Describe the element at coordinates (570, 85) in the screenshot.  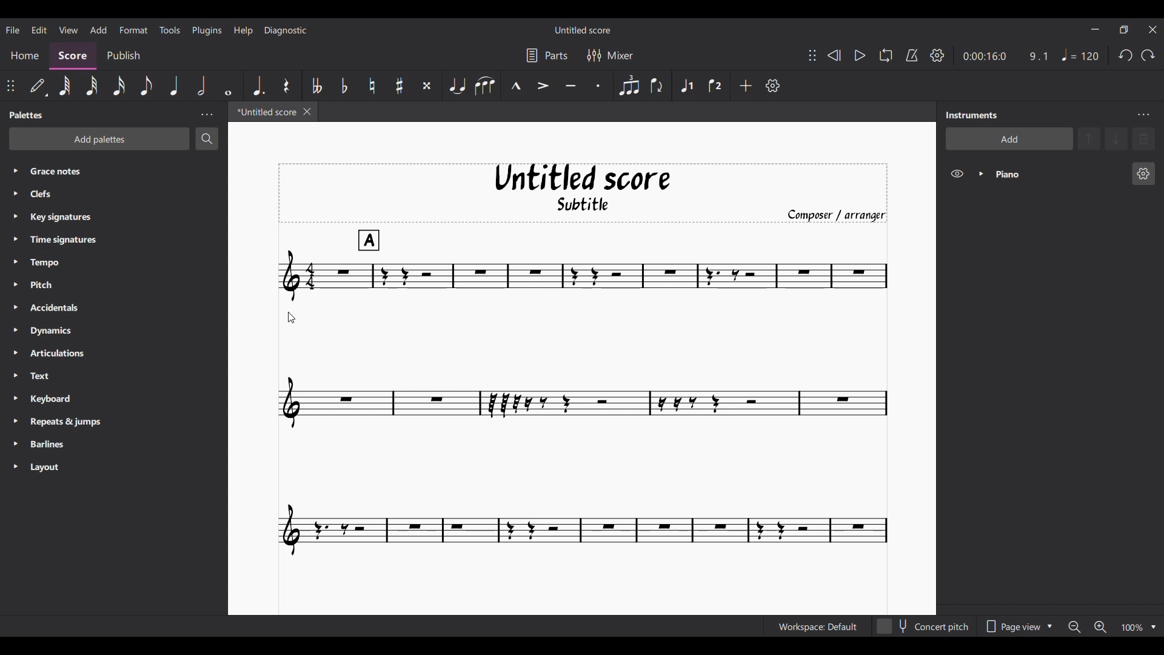
I see `Tenuto` at that location.